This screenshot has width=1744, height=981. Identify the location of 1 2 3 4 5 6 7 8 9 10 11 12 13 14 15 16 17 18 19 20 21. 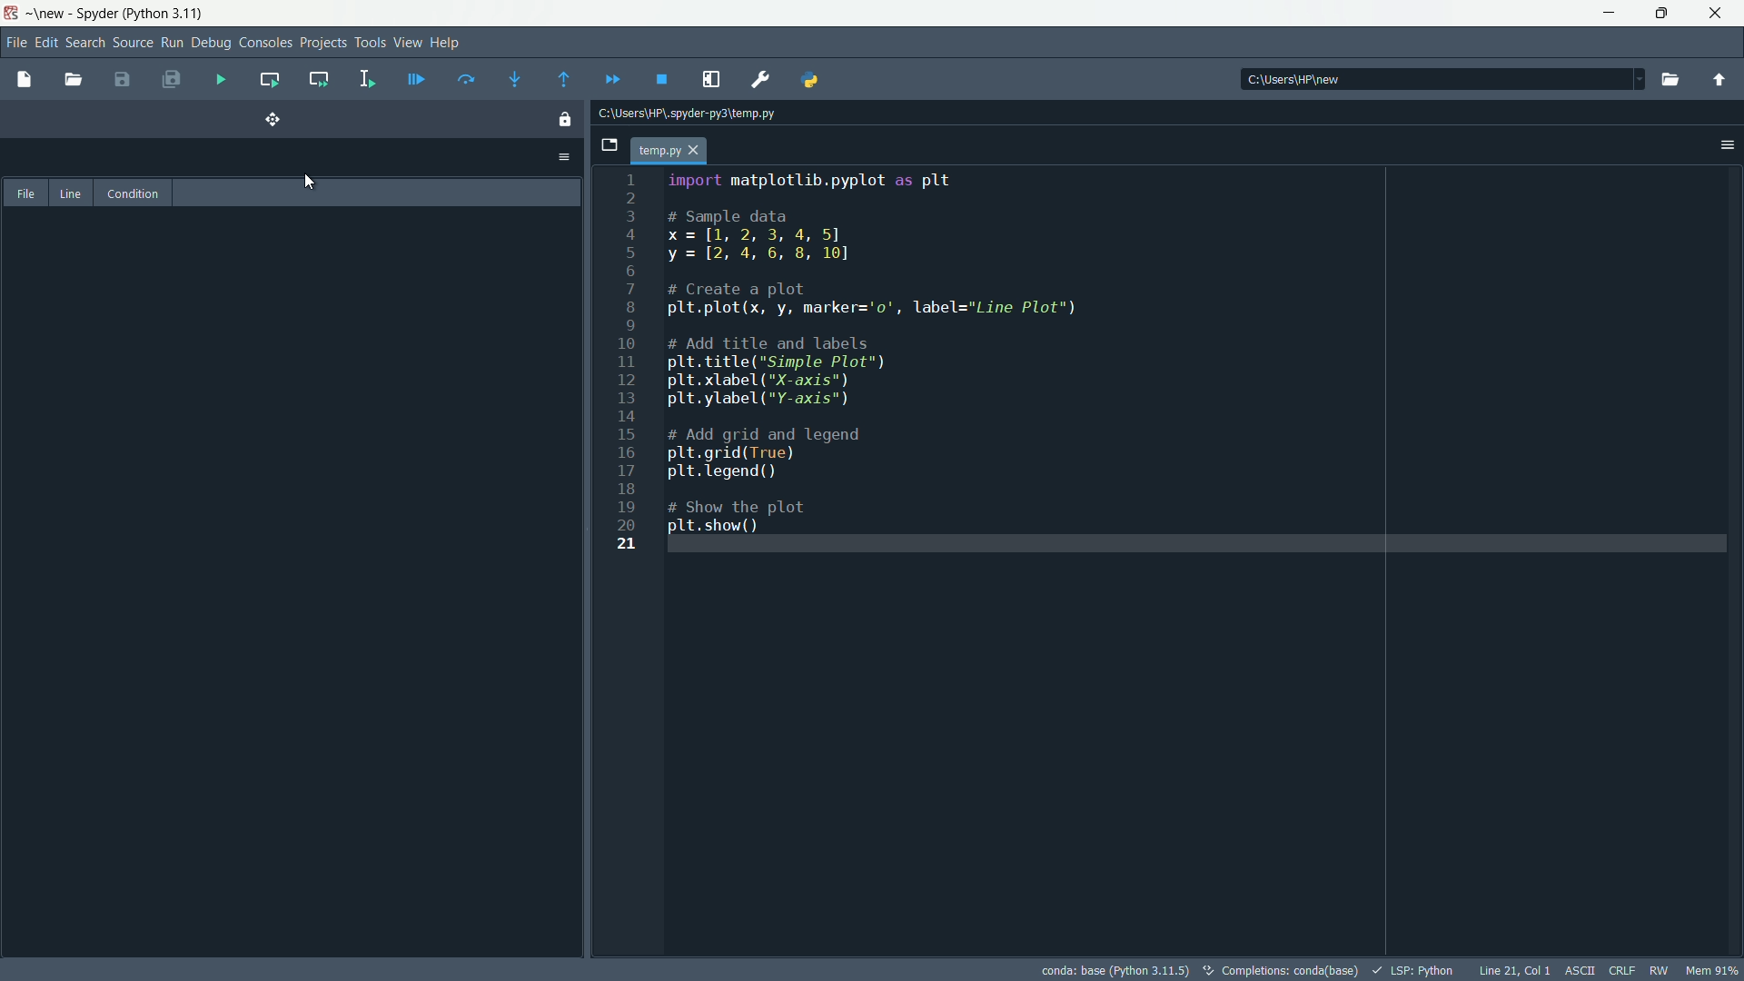
(630, 376).